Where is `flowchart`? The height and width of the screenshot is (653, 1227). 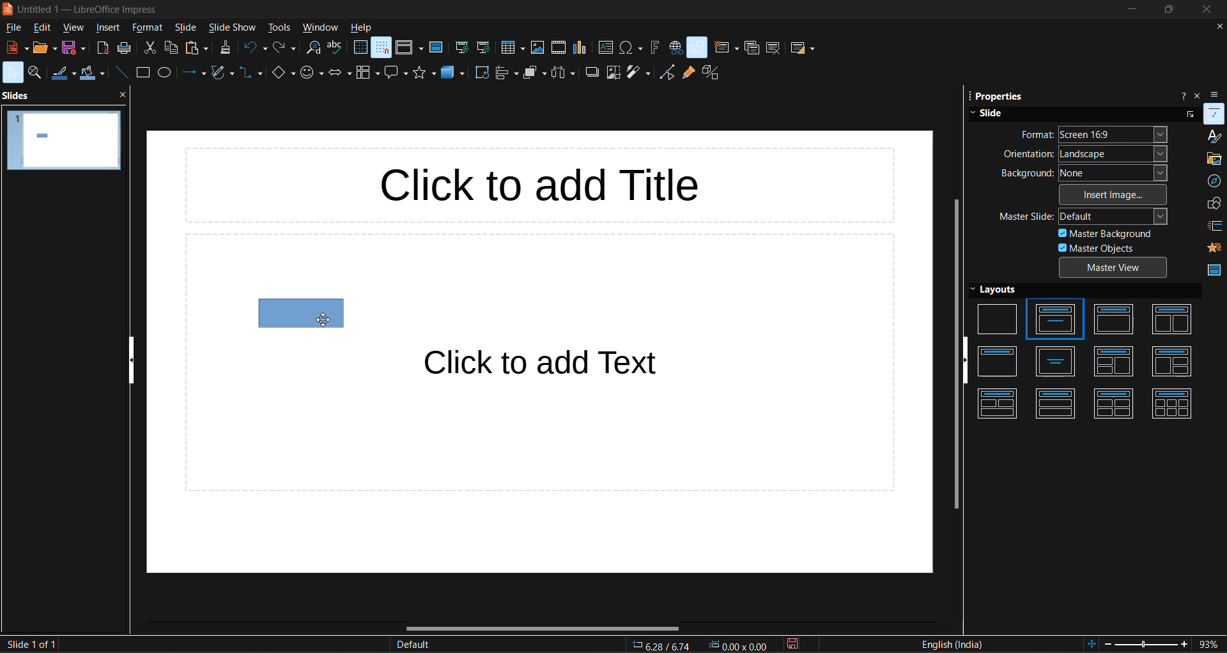
flowchart is located at coordinates (367, 73).